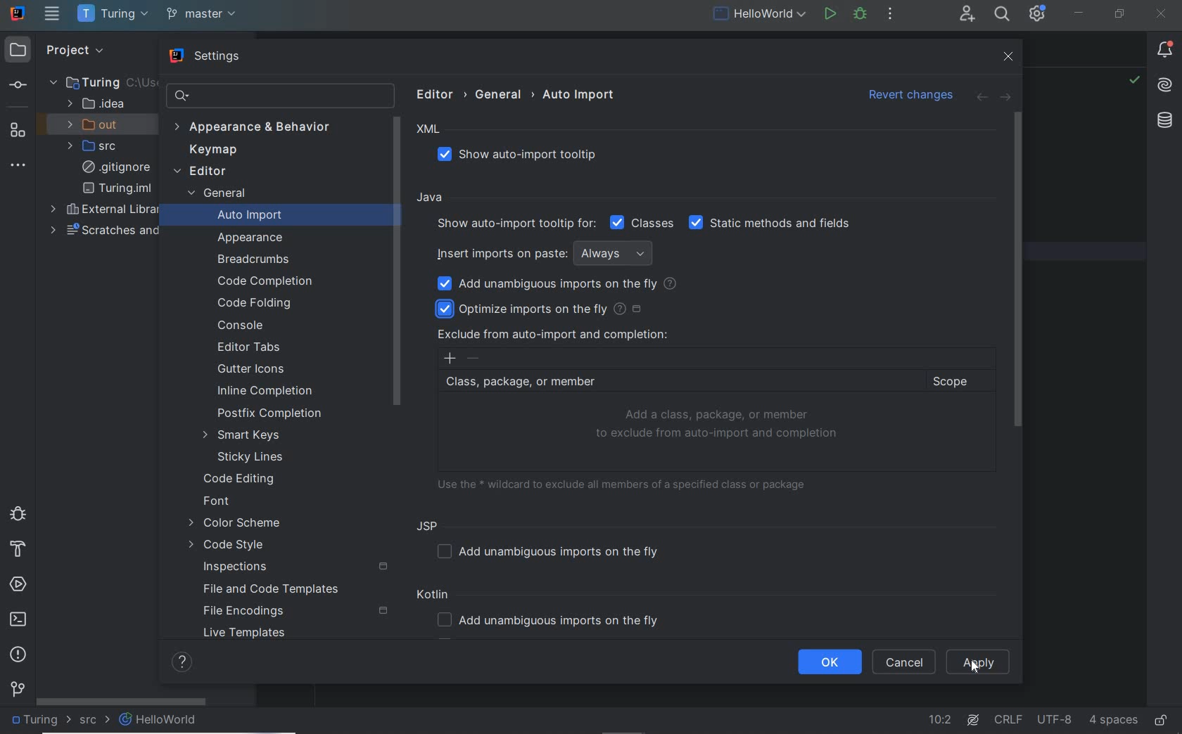 The height and width of the screenshot is (734, 1182). What do you see at coordinates (251, 238) in the screenshot?
I see `APPEARANCE` at bounding box center [251, 238].